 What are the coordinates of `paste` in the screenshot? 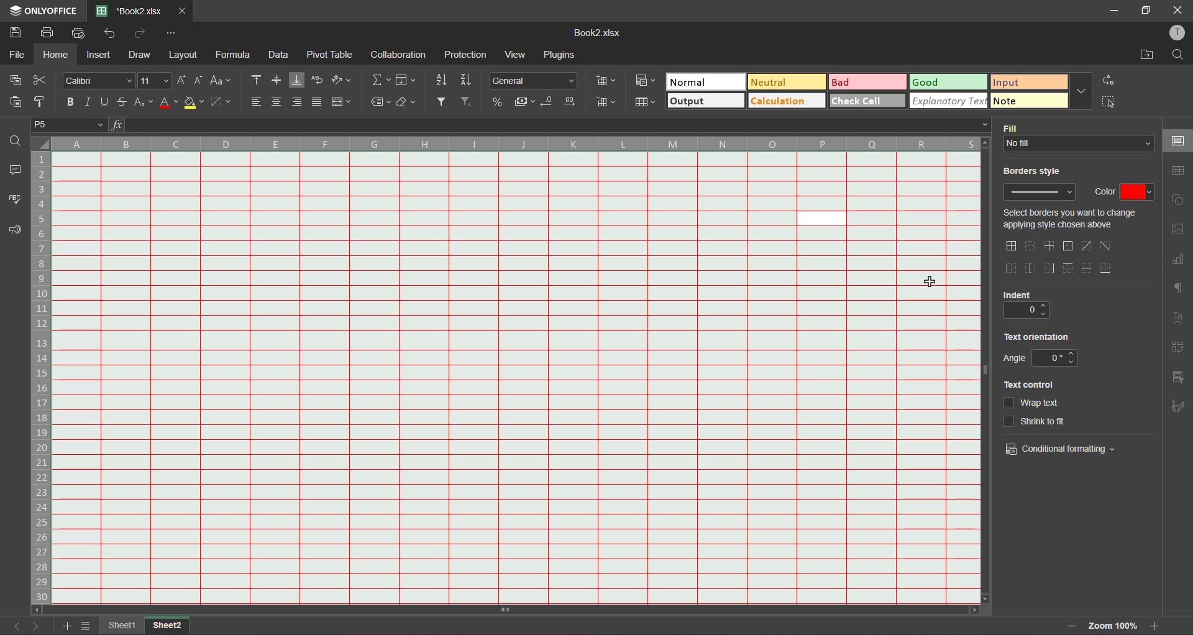 It's located at (14, 103).